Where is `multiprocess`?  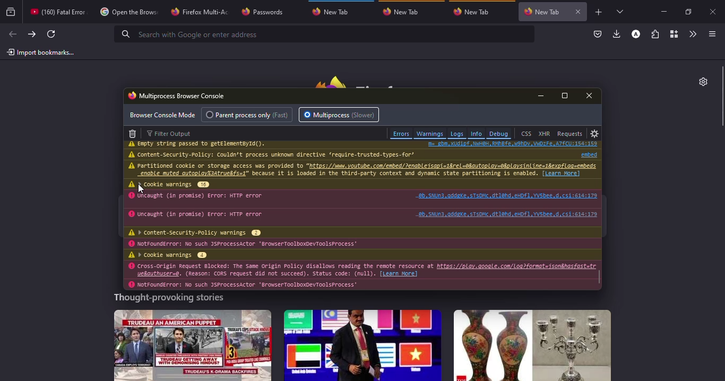 multiprocess is located at coordinates (340, 115).